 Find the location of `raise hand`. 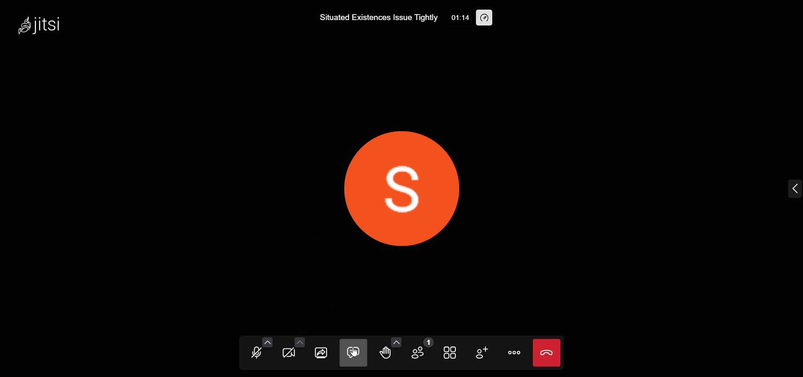

raise hand is located at coordinates (386, 354).